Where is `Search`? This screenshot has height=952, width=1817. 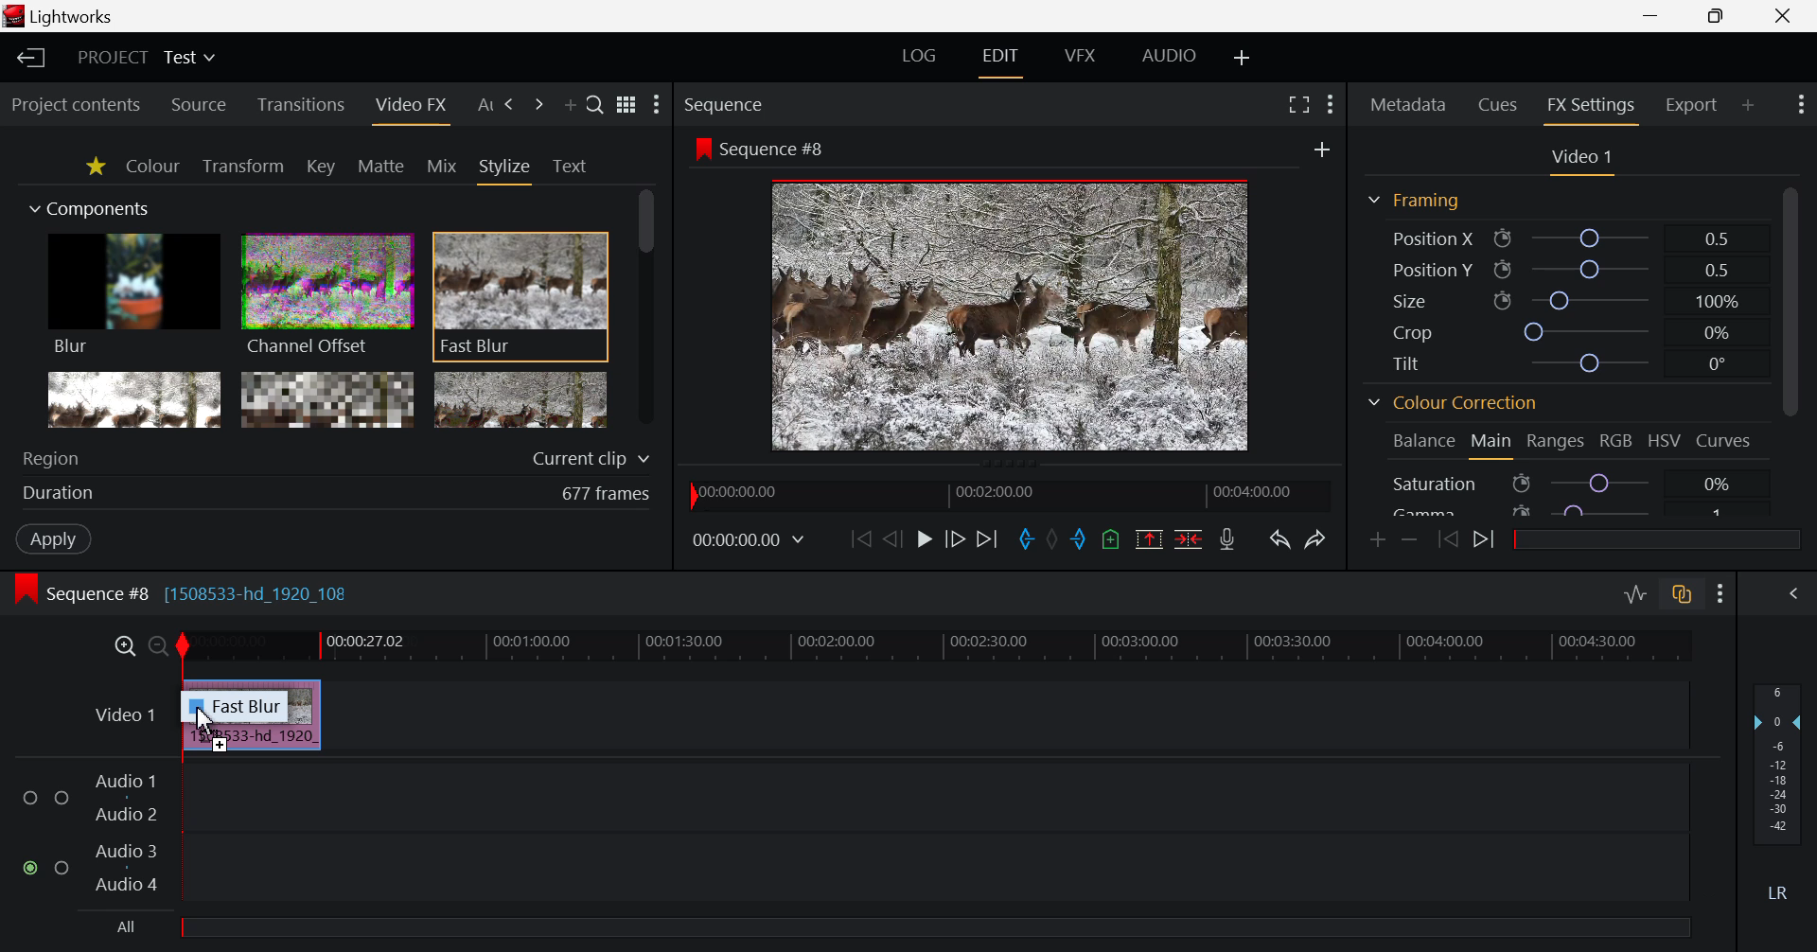
Search is located at coordinates (594, 104).